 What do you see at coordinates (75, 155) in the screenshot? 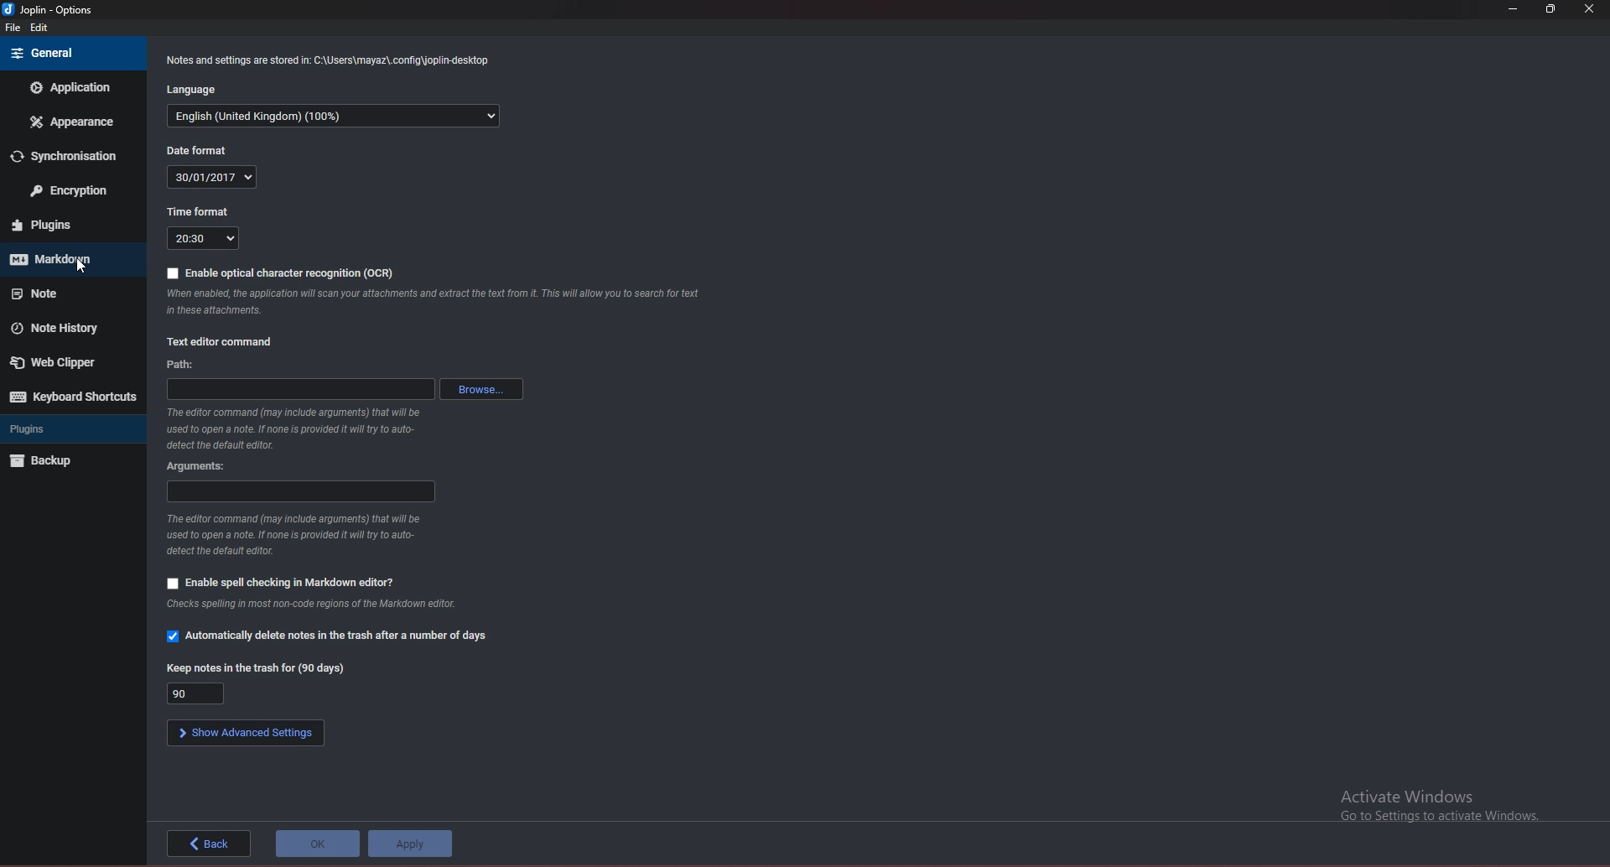
I see `sync` at bounding box center [75, 155].